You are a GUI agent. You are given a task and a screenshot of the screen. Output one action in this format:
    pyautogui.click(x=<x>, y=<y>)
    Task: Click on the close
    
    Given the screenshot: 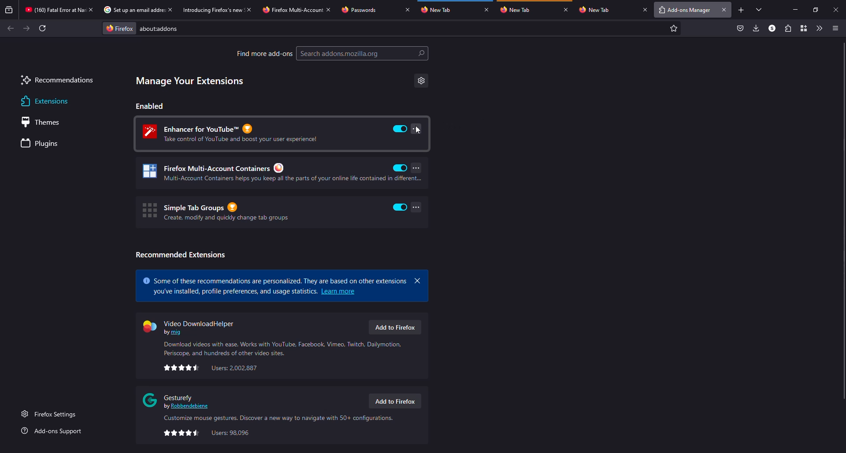 What is the action you would take?
    pyautogui.click(x=407, y=9)
    